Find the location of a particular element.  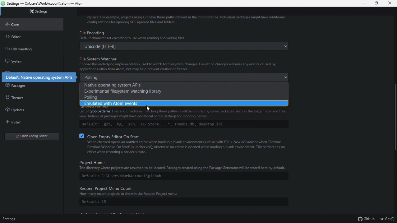

When checked opens an untitled editor when loading a blank environment such as with File > New Window or when "Restore Previous Windows On Start" s unchecked); otherwise no editor  is opened when loading a blank environment. This setting has no effect when restoring a previous state is located at coordinates (184, 147).